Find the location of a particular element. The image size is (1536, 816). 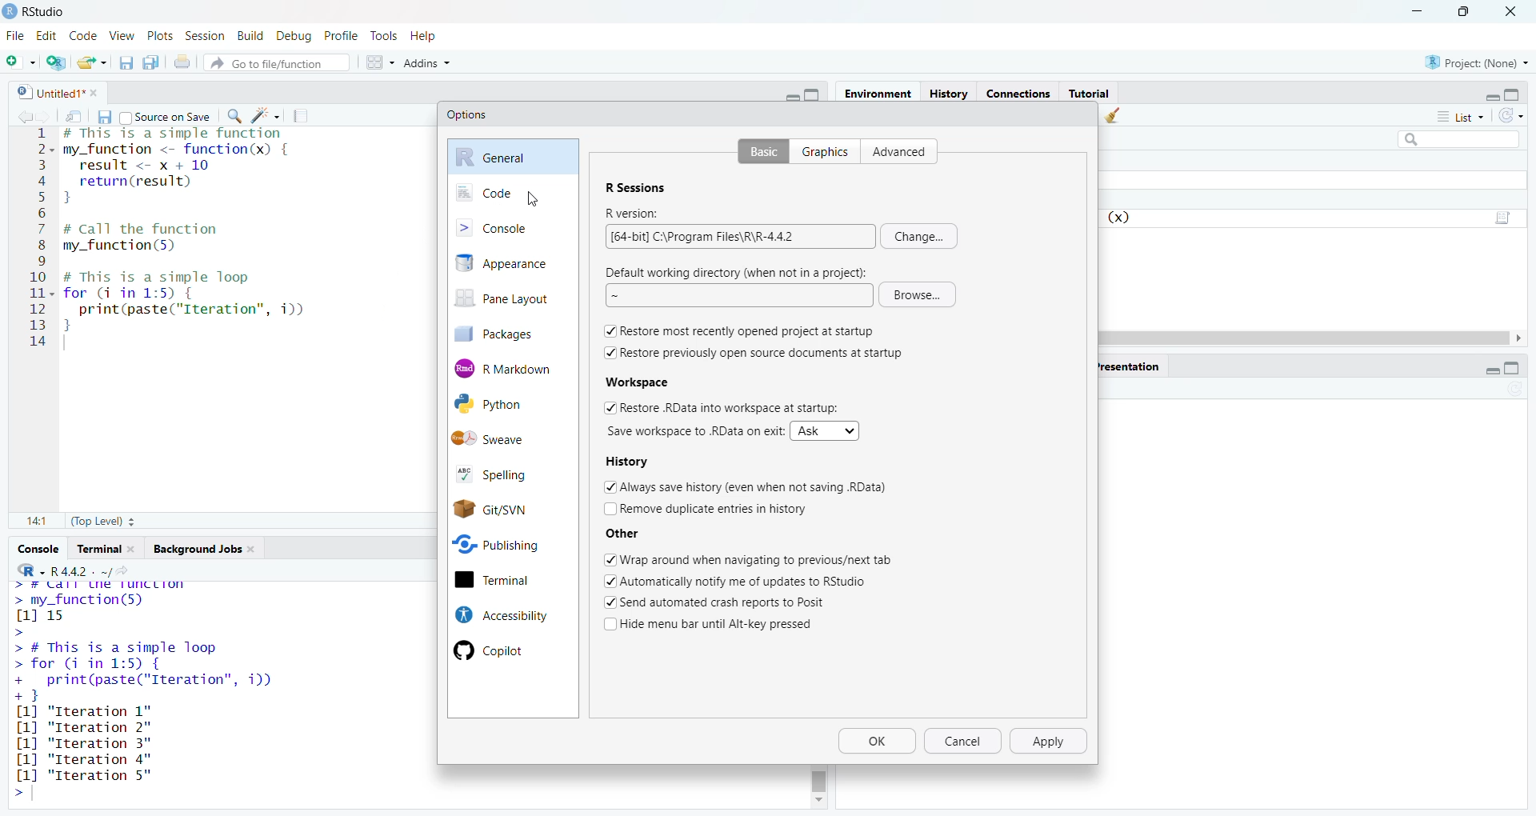

maximize is located at coordinates (818, 94).